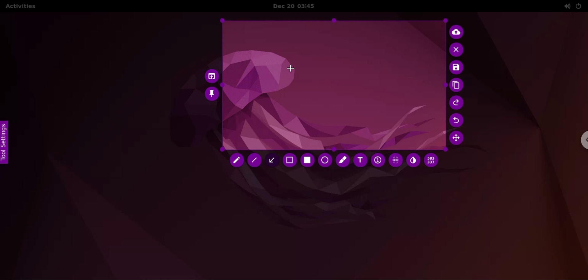 This screenshot has height=280, width=588. What do you see at coordinates (413, 161) in the screenshot?
I see `inverter tool` at bounding box center [413, 161].